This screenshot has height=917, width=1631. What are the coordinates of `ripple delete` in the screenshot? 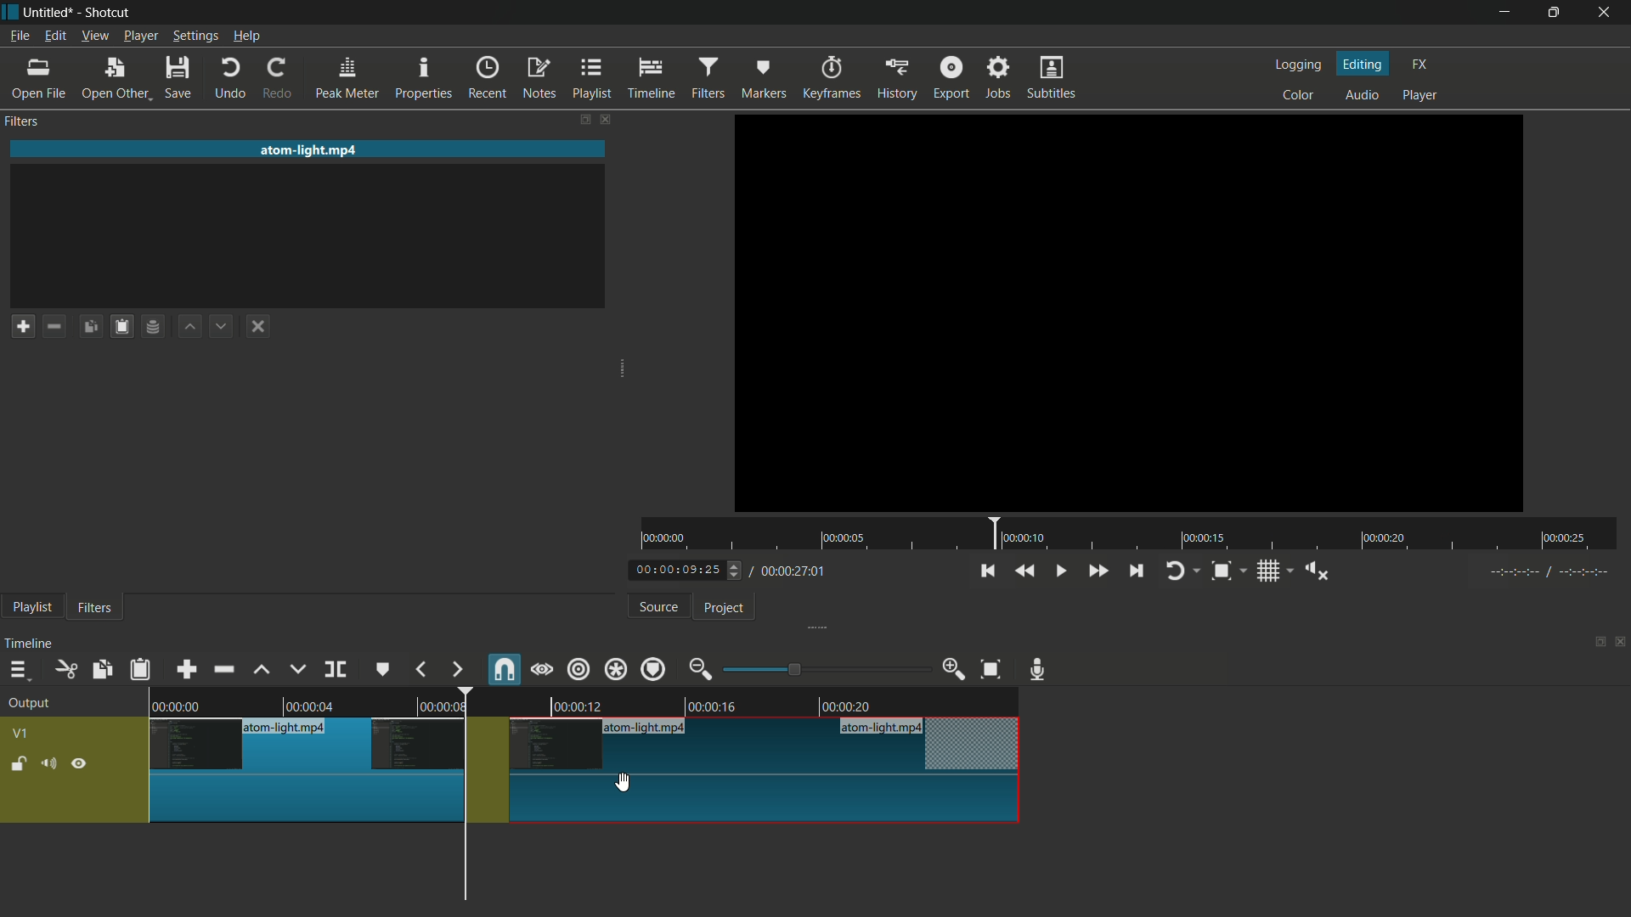 It's located at (223, 668).